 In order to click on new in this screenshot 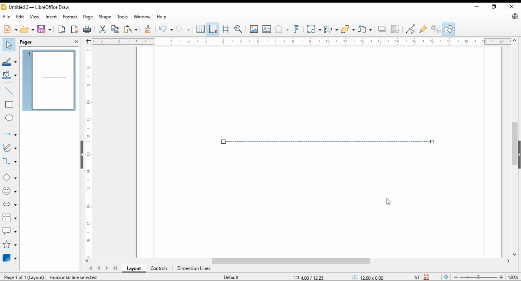, I will do `click(10, 28)`.